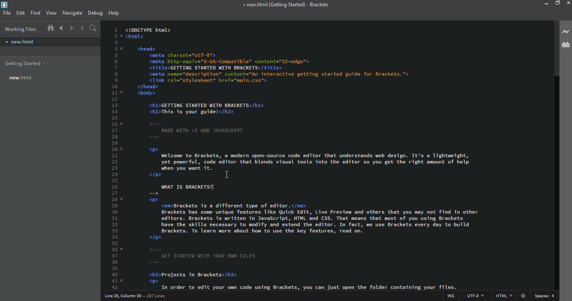  What do you see at coordinates (475, 294) in the screenshot?
I see `utf 8` at bounding box center [475, 294].